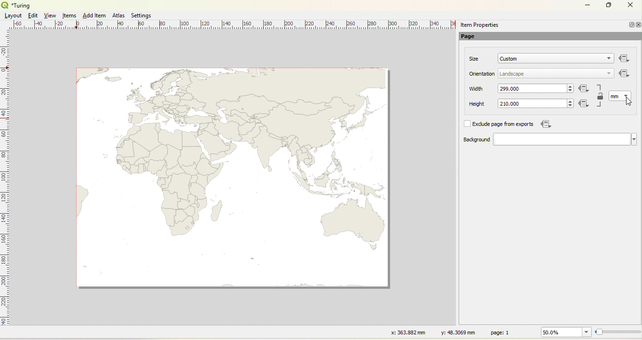 The image size is (642, 340). Describe the element at coordinates (475, 59) in the screenshot. I see `Size` at that location.